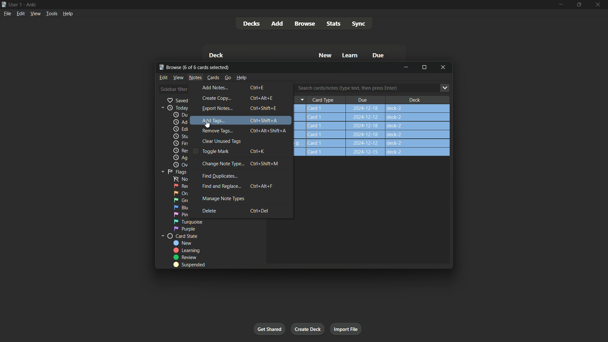 This screenshot has height=342, width=608. What do you see at coordinates (304, 23) in the screenshot?
I see `Browse` at bounding box center [304, 23].